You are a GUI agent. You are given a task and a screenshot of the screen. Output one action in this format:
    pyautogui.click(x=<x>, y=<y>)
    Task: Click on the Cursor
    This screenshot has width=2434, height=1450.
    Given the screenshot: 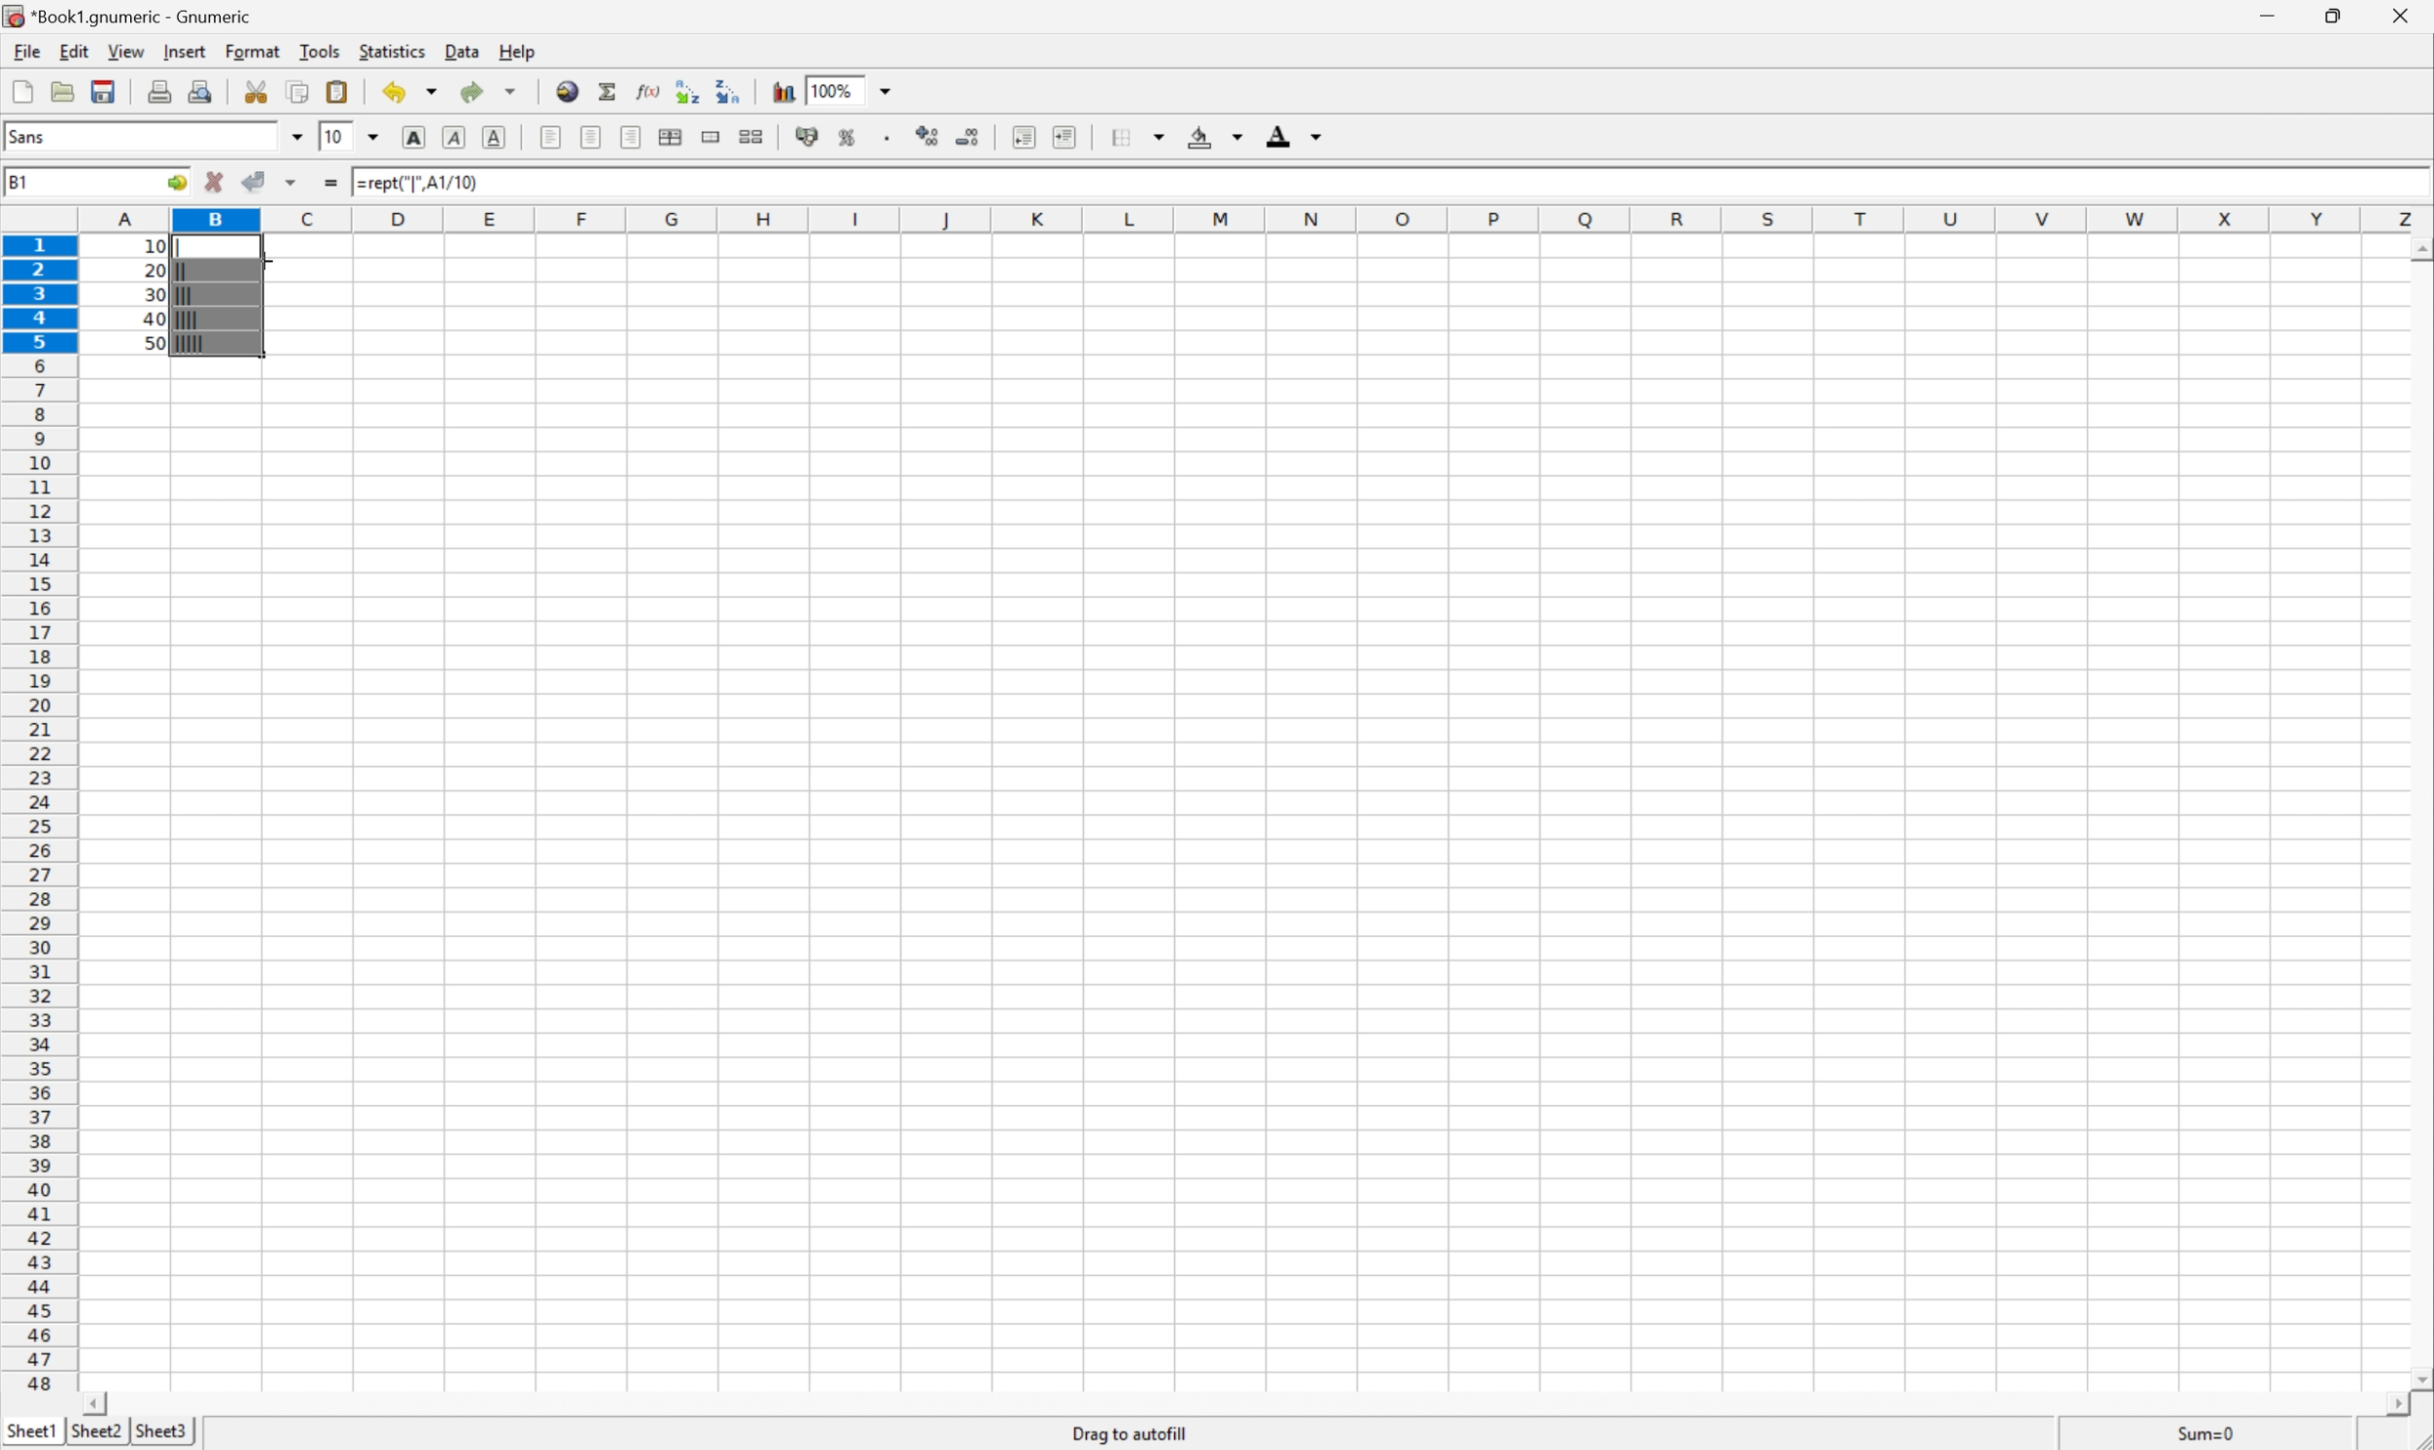 What is the action you would take?
    pyautogui.click(x=196, y=243)
    